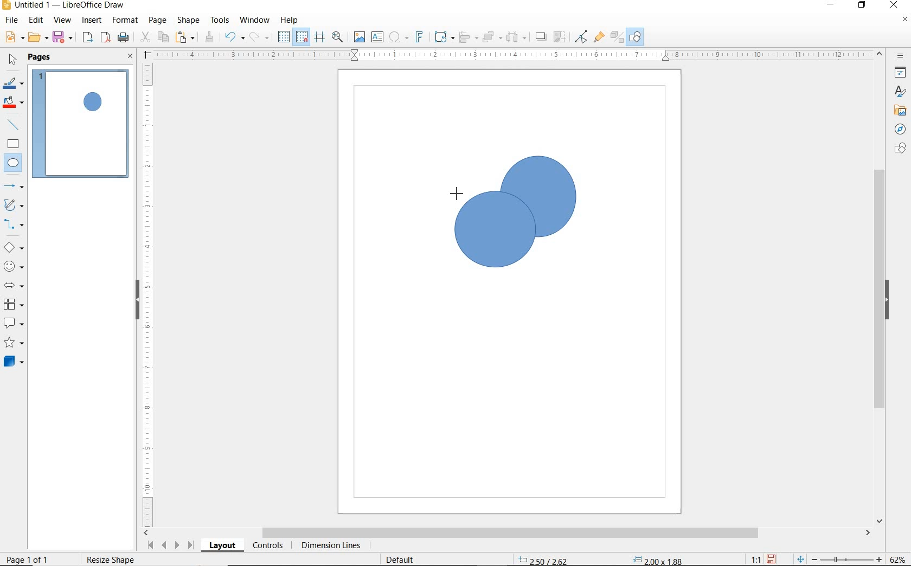 This screenshot has width=911, height=566. What do you see at coordinates (337, 36) in the screenshot?
I see `ZOOM & PAN` at bounding box center [337, 36].